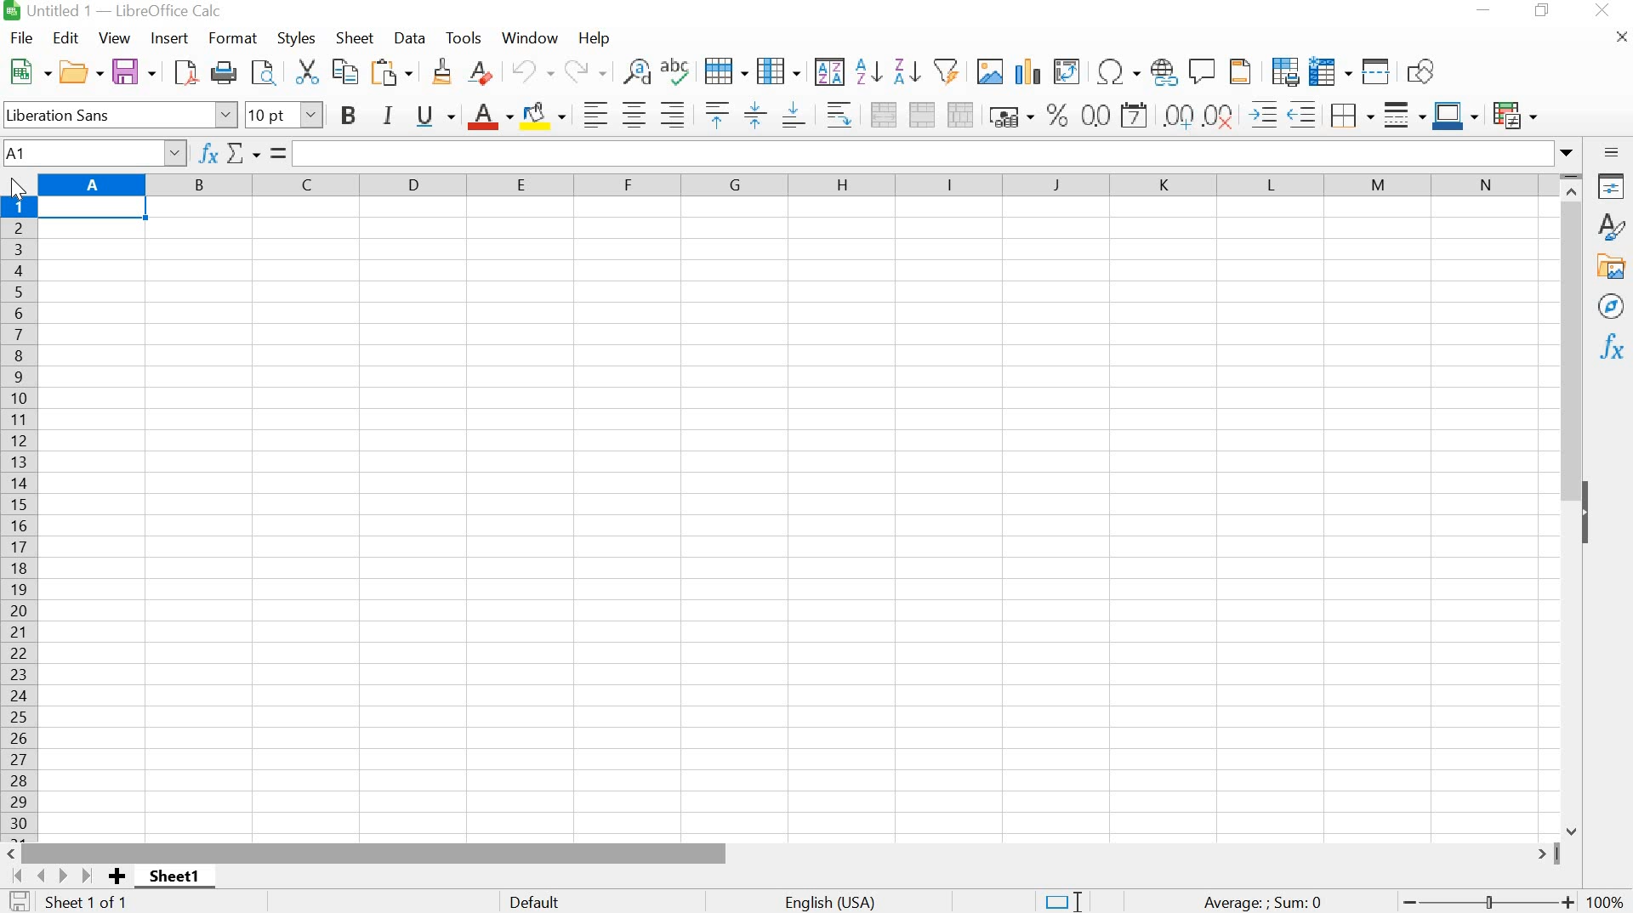  What do you see at coordinates (469, 37) in the screenshot?
I see `TOOLS` at bounding box center [469, 37].